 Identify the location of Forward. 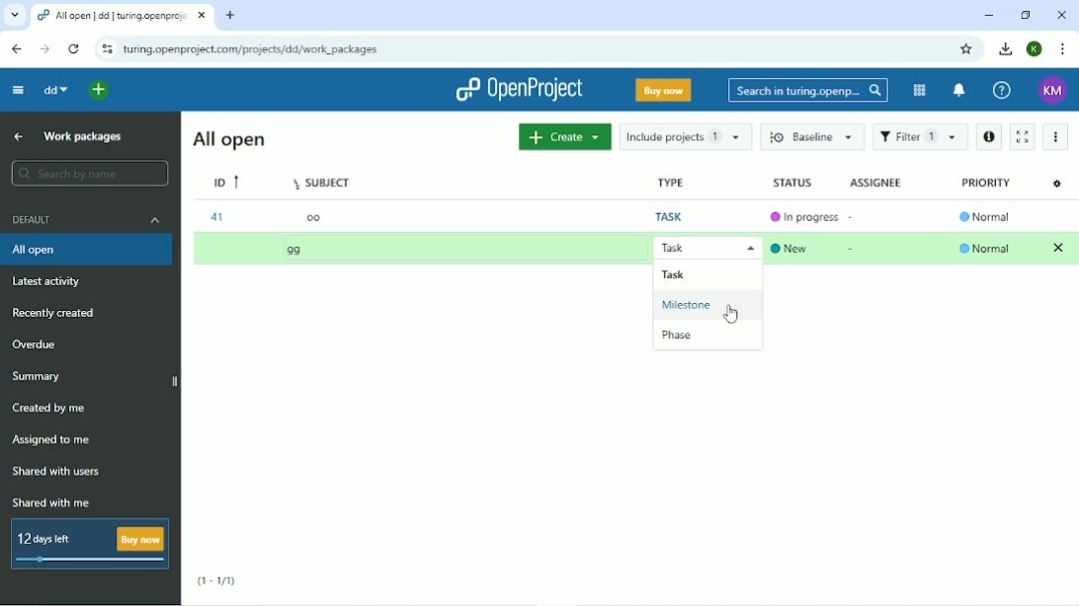
(45, 48).